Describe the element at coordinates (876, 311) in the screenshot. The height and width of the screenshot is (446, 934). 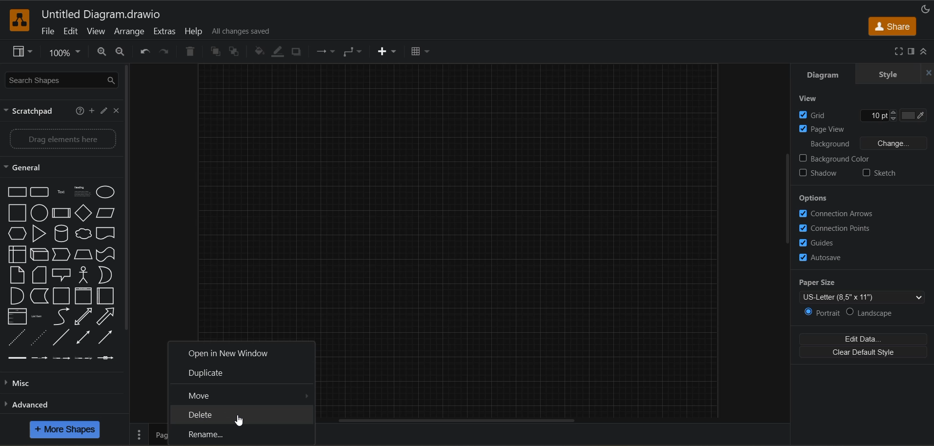
I see `landscape` at that location.